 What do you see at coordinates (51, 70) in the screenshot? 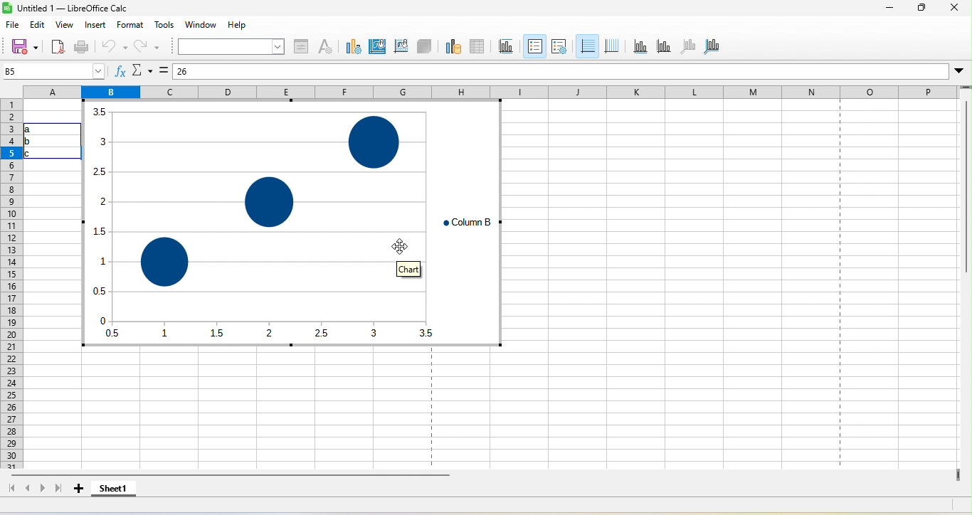
I see `name box` at bounding box center [51, 70].